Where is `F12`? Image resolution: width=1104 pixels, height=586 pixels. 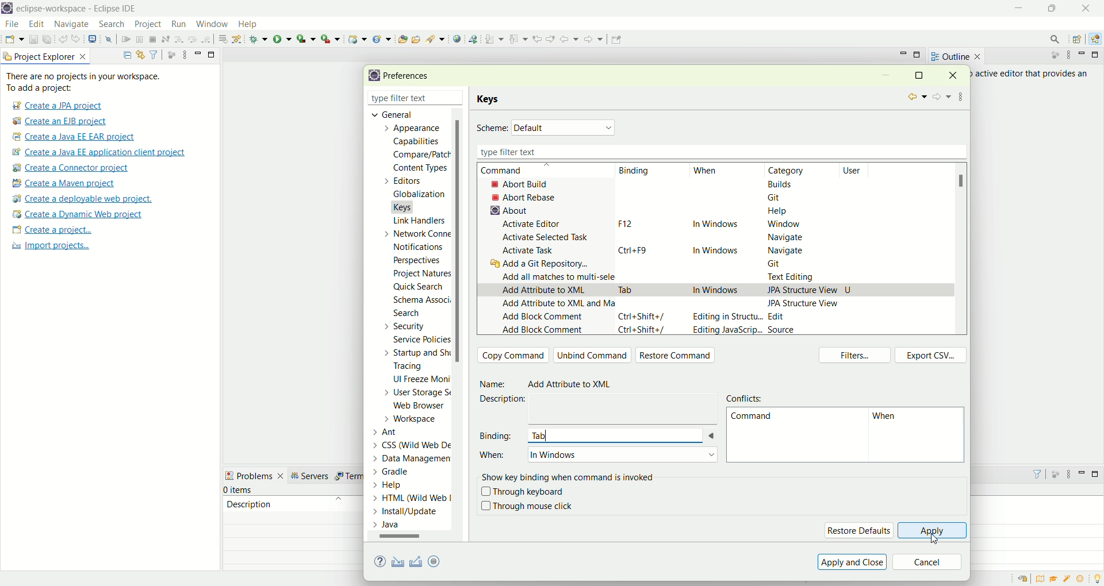
F12 is located at coordinates (623, 223).